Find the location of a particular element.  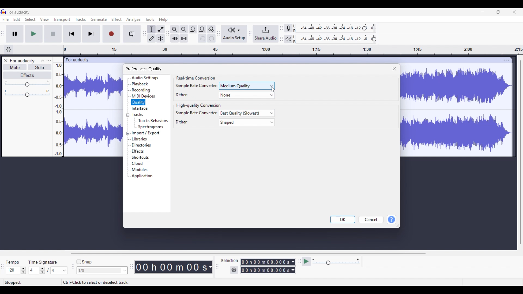

Description of current selection by cursor is located at coordinates (96, 282).